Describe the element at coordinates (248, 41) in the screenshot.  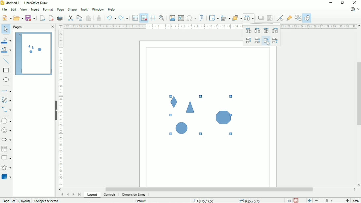
I see `Vertically top` at that location.